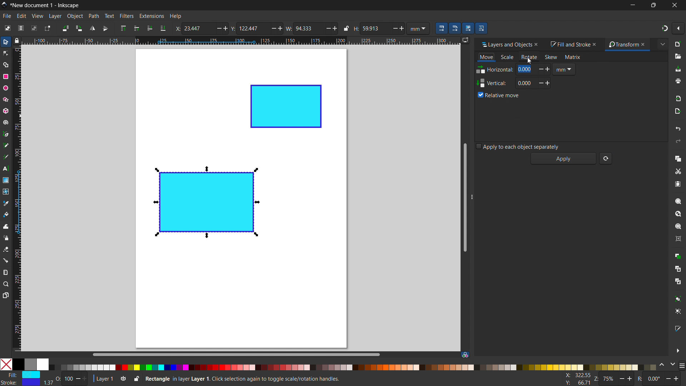 Image resolution: width=686 pixels, height=386 pixels. Describe the element at coordinates (504, 44) in the screenshot. I see `layers and objects` at that location.